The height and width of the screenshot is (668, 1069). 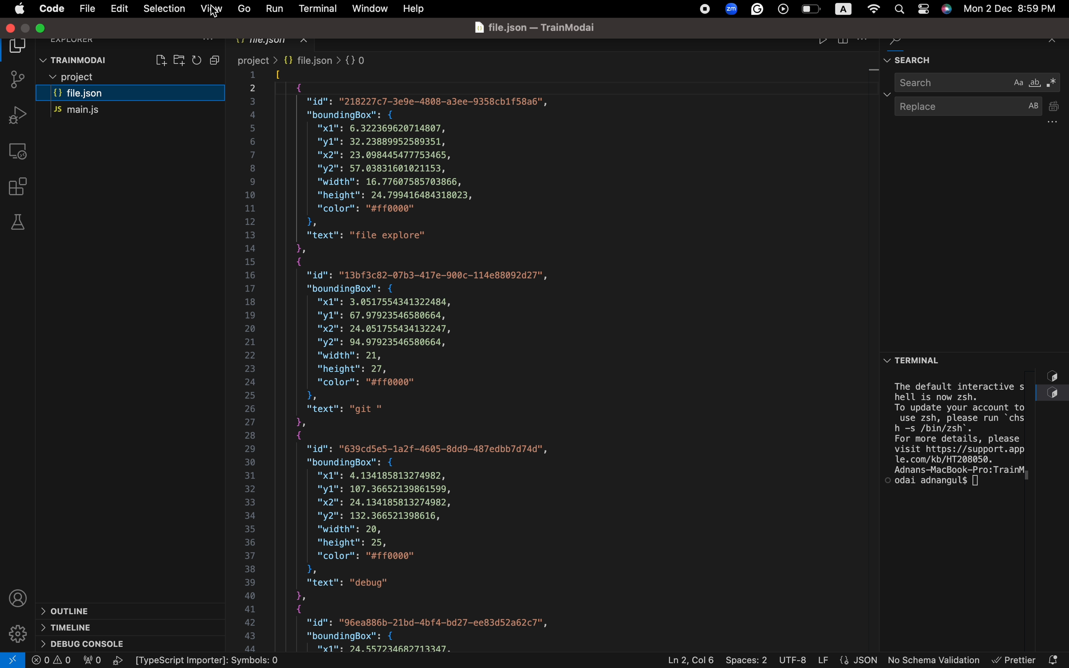 I want to click on , so click(x=118, y=9).